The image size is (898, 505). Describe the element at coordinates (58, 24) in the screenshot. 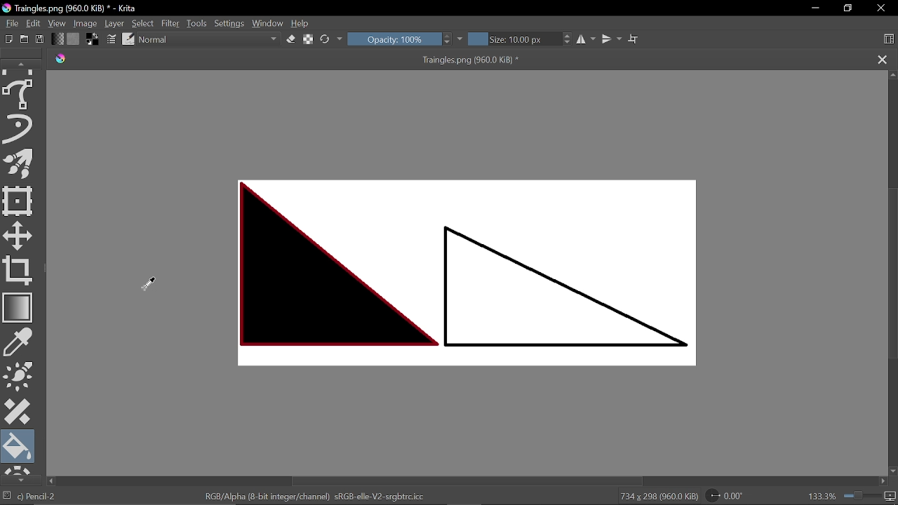

I see `View` at that location.